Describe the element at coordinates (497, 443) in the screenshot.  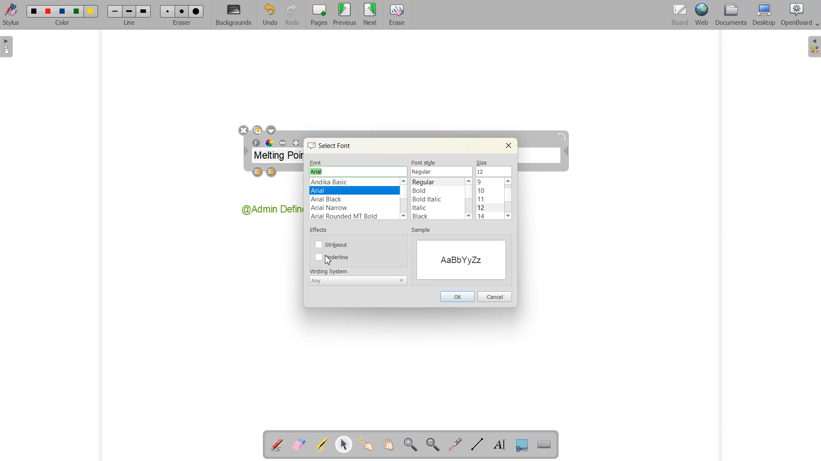
I see `Write text` at that location.